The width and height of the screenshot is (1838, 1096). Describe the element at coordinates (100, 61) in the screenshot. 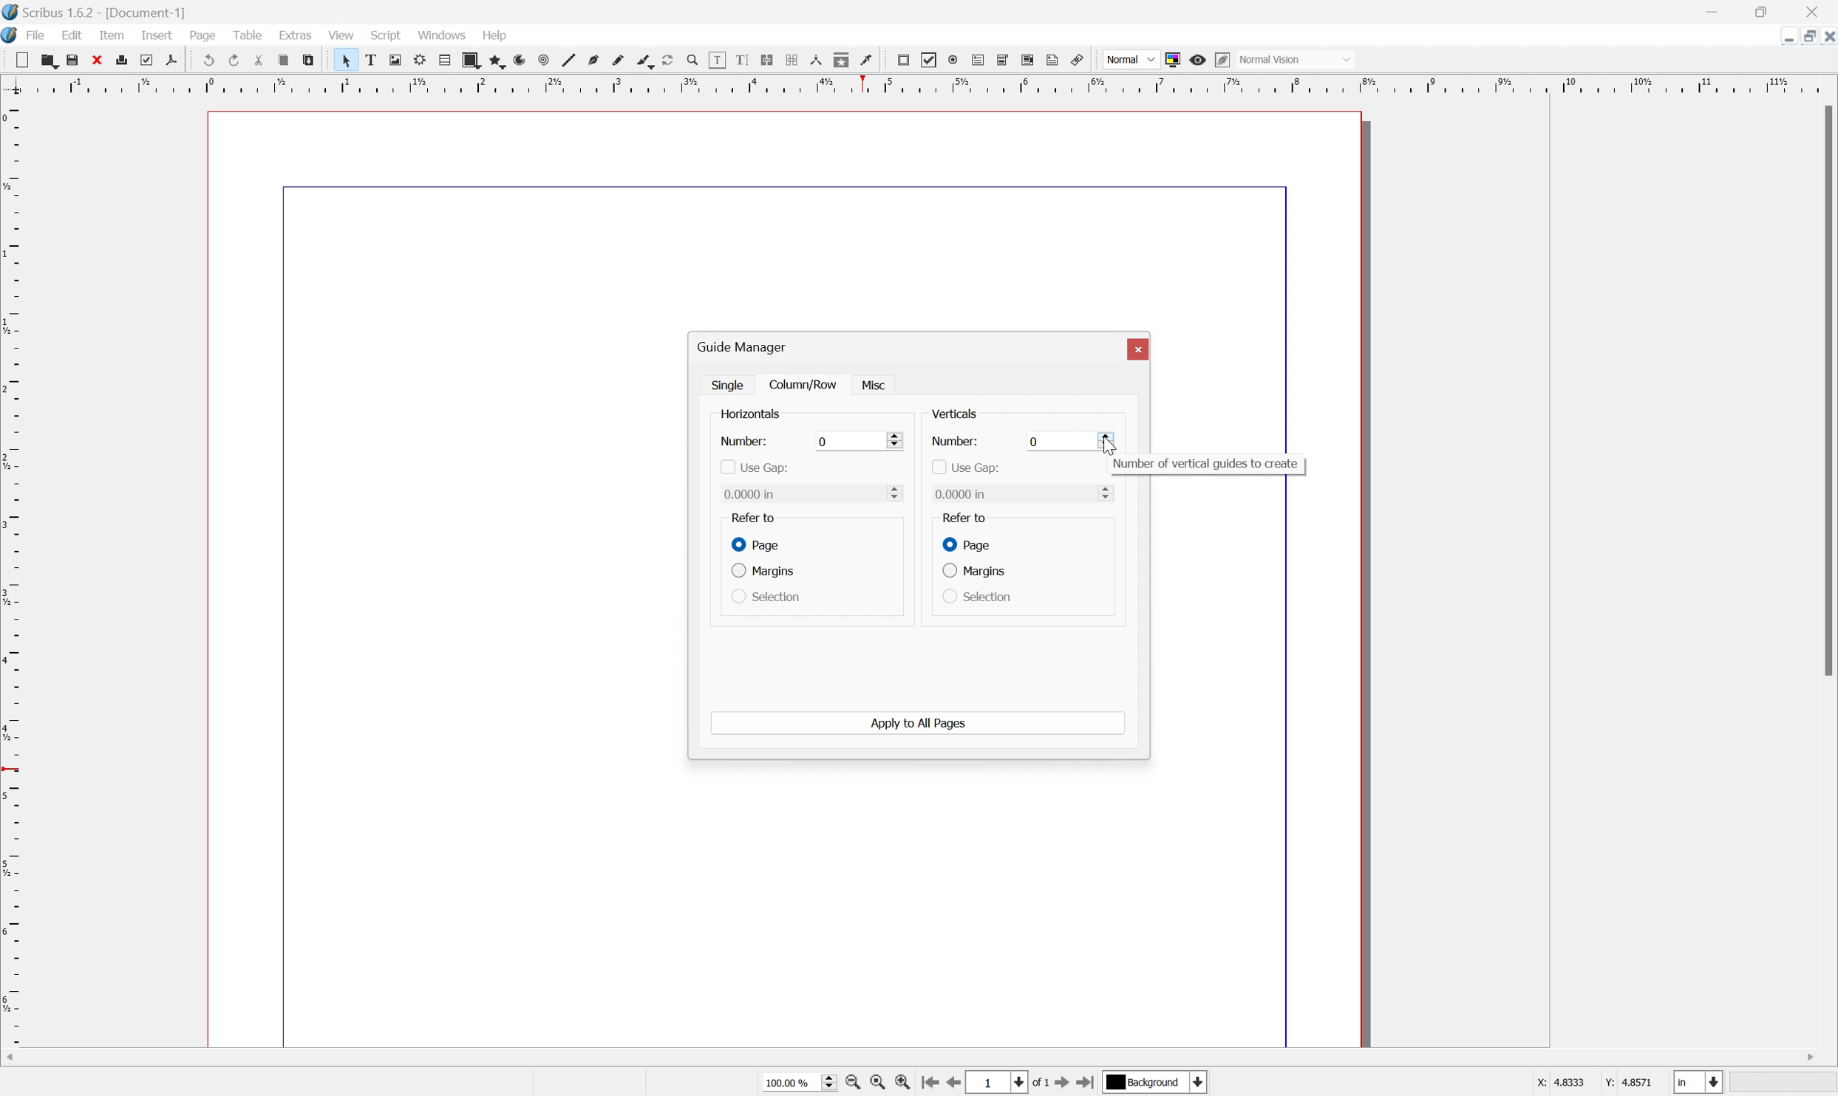

I see `close` at that location.